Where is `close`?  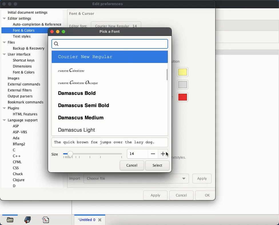
close is located at coordinates (51, 32).